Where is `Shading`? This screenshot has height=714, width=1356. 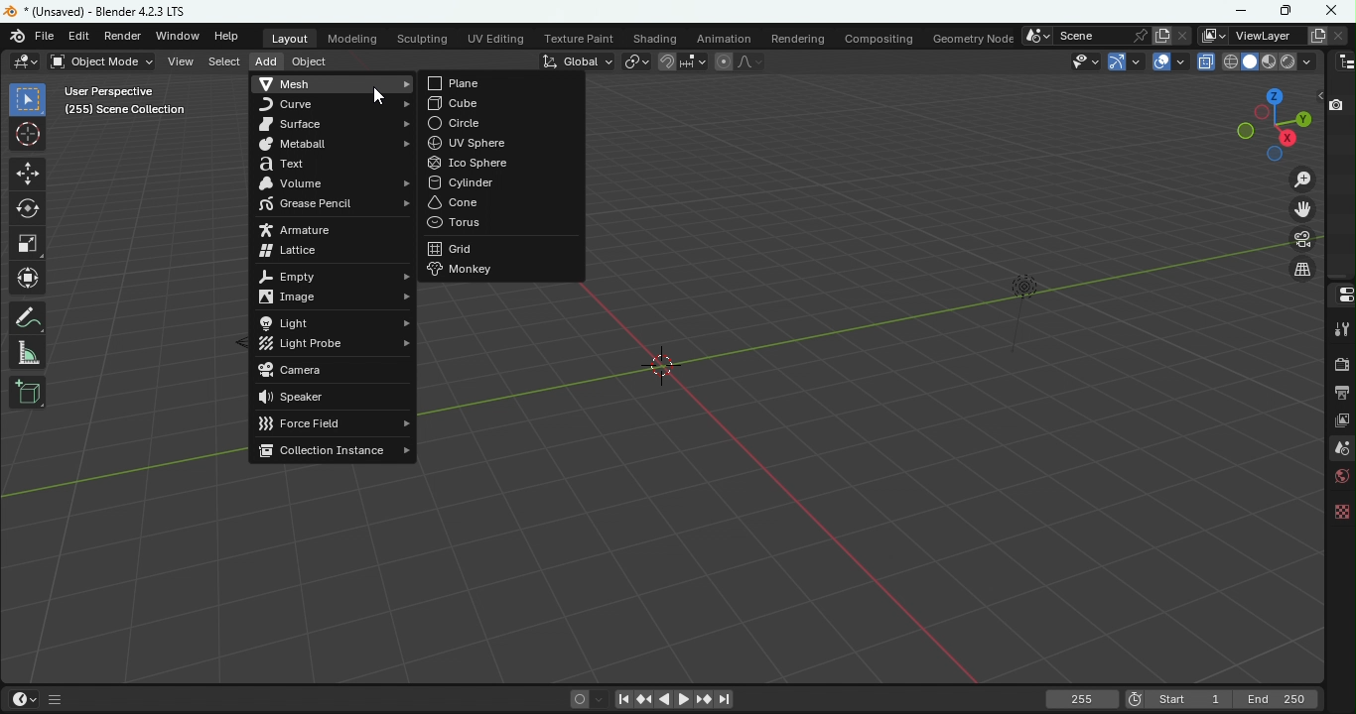
Shading is located at coordinates (1307, 61).